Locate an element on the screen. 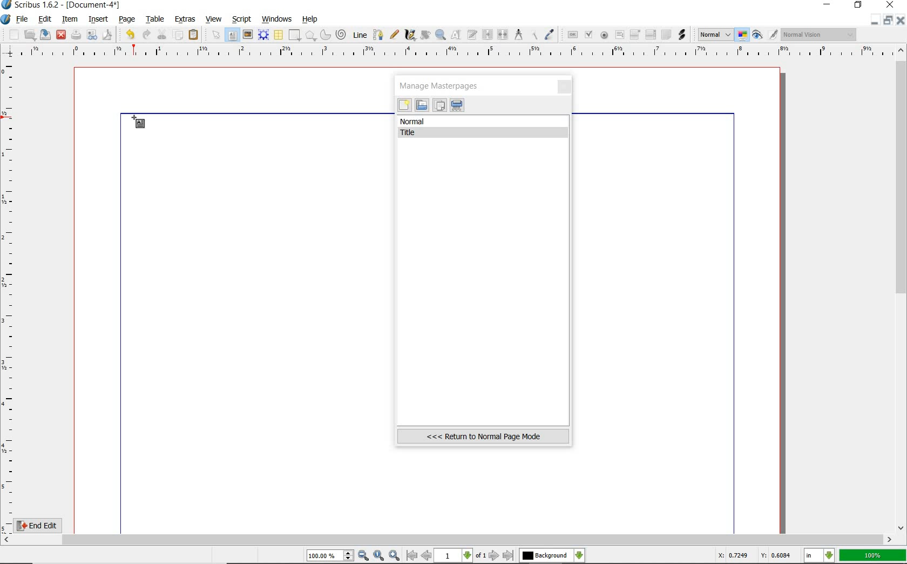  close is located at coordinates (61, 34).